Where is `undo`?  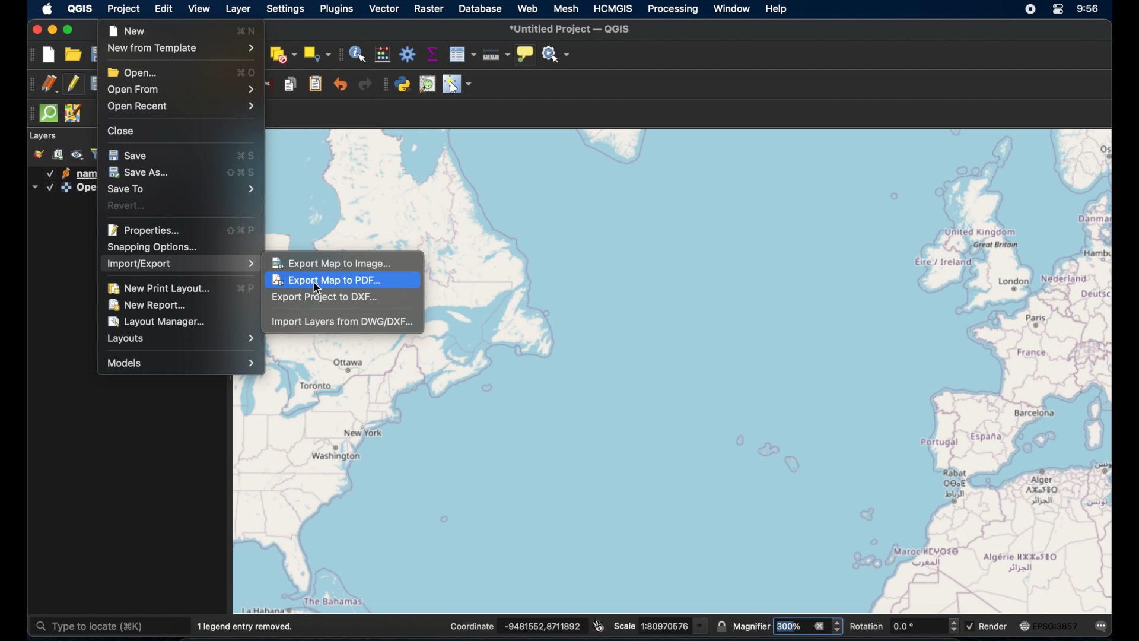
undo is located at coordinates (340, 84).